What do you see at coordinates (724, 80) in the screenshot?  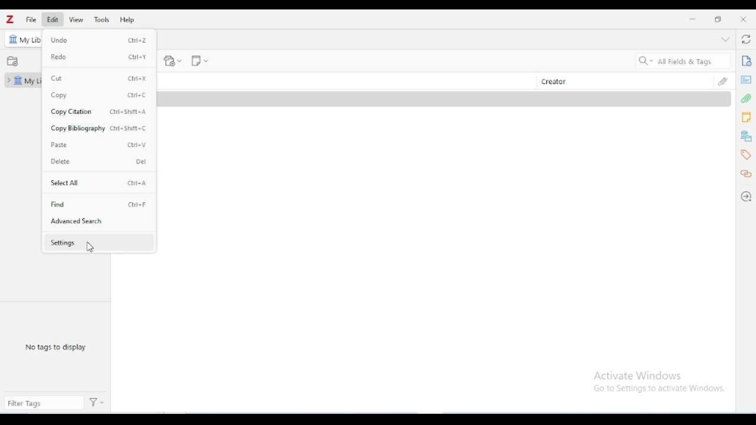 I see `attachments` at bounding box center [724, 80].